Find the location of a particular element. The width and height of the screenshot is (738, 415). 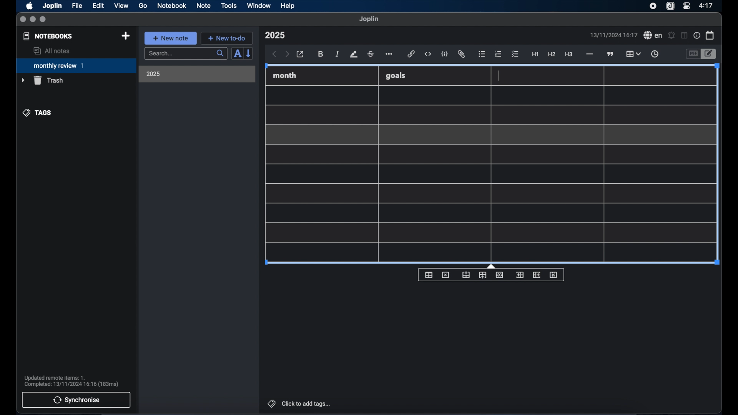

check  list is located at coordinates (515, 55).